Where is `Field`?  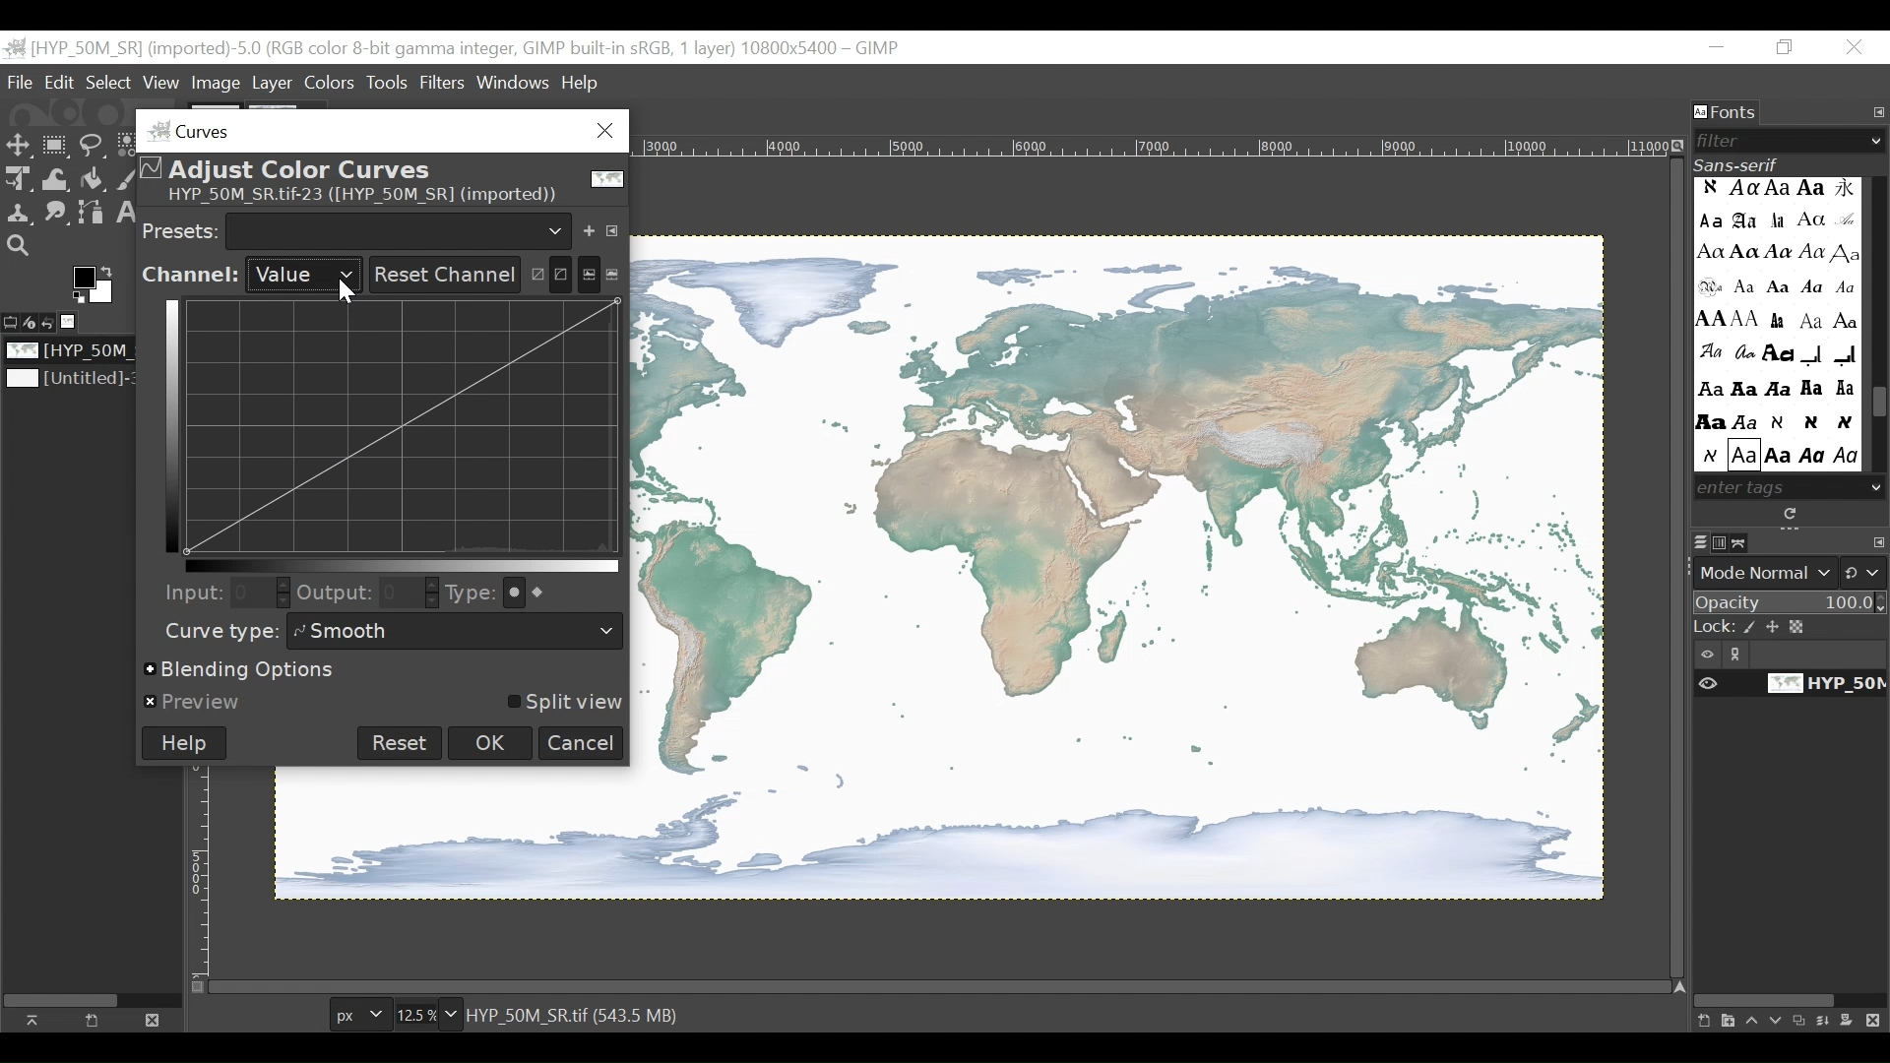
Field is located at coordinates (410, 594).